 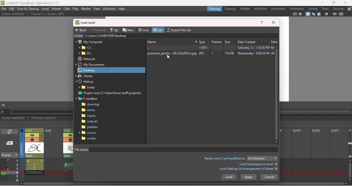 I want to click on Scan & Cleanup, so click(x=28, y=9).